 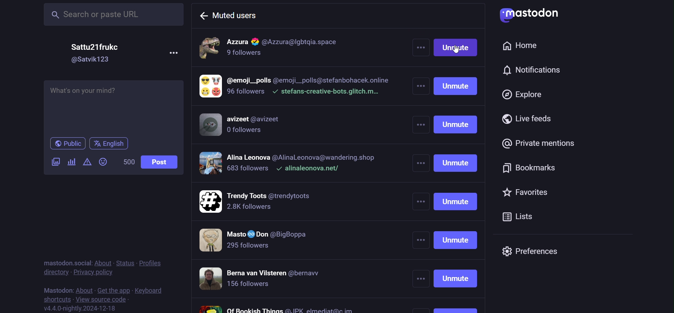 What do you see at coordinates (162, 161) in the screenshot?
I see `post` at bounding box center [162, 161].